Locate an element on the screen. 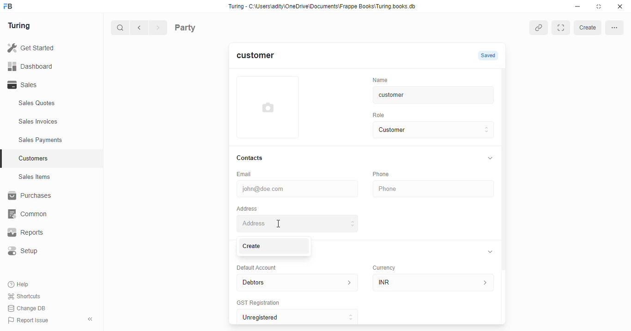  Reports is located at coordinates (42, 233).